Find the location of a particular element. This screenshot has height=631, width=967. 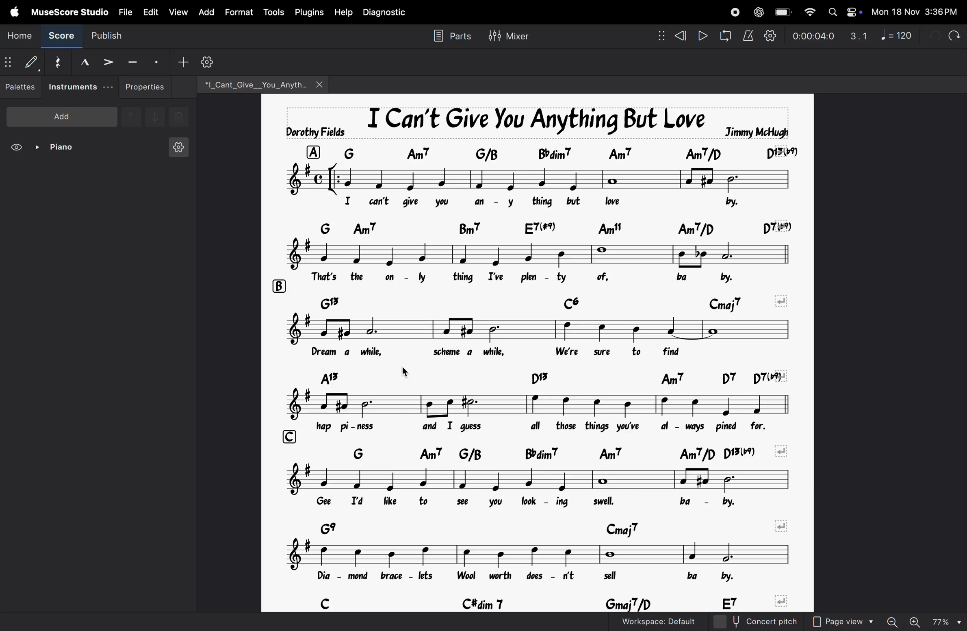

format is located at coordinates (239, 13).